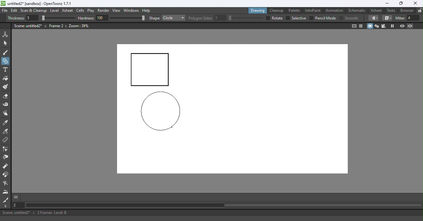 This screenshot has width=423, height=221. I want to click on Geometric tool, so click(6, 61).